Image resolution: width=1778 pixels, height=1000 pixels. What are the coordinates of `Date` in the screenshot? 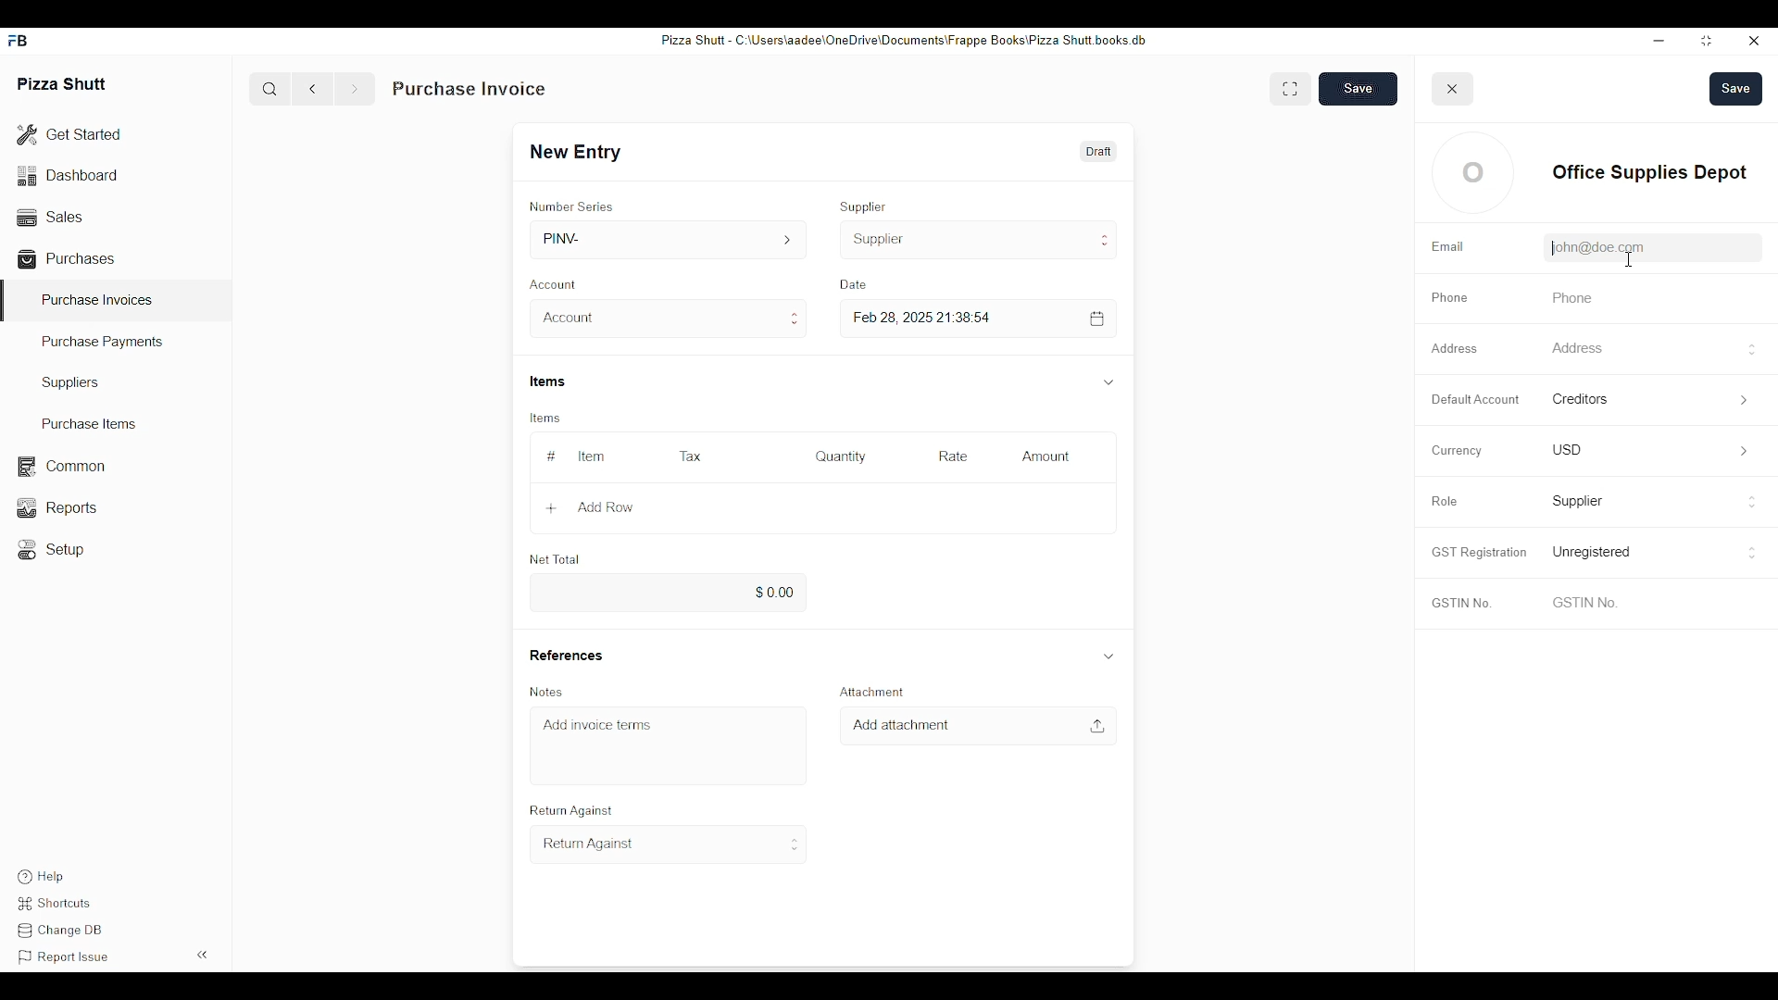 It's located at (857, 284).